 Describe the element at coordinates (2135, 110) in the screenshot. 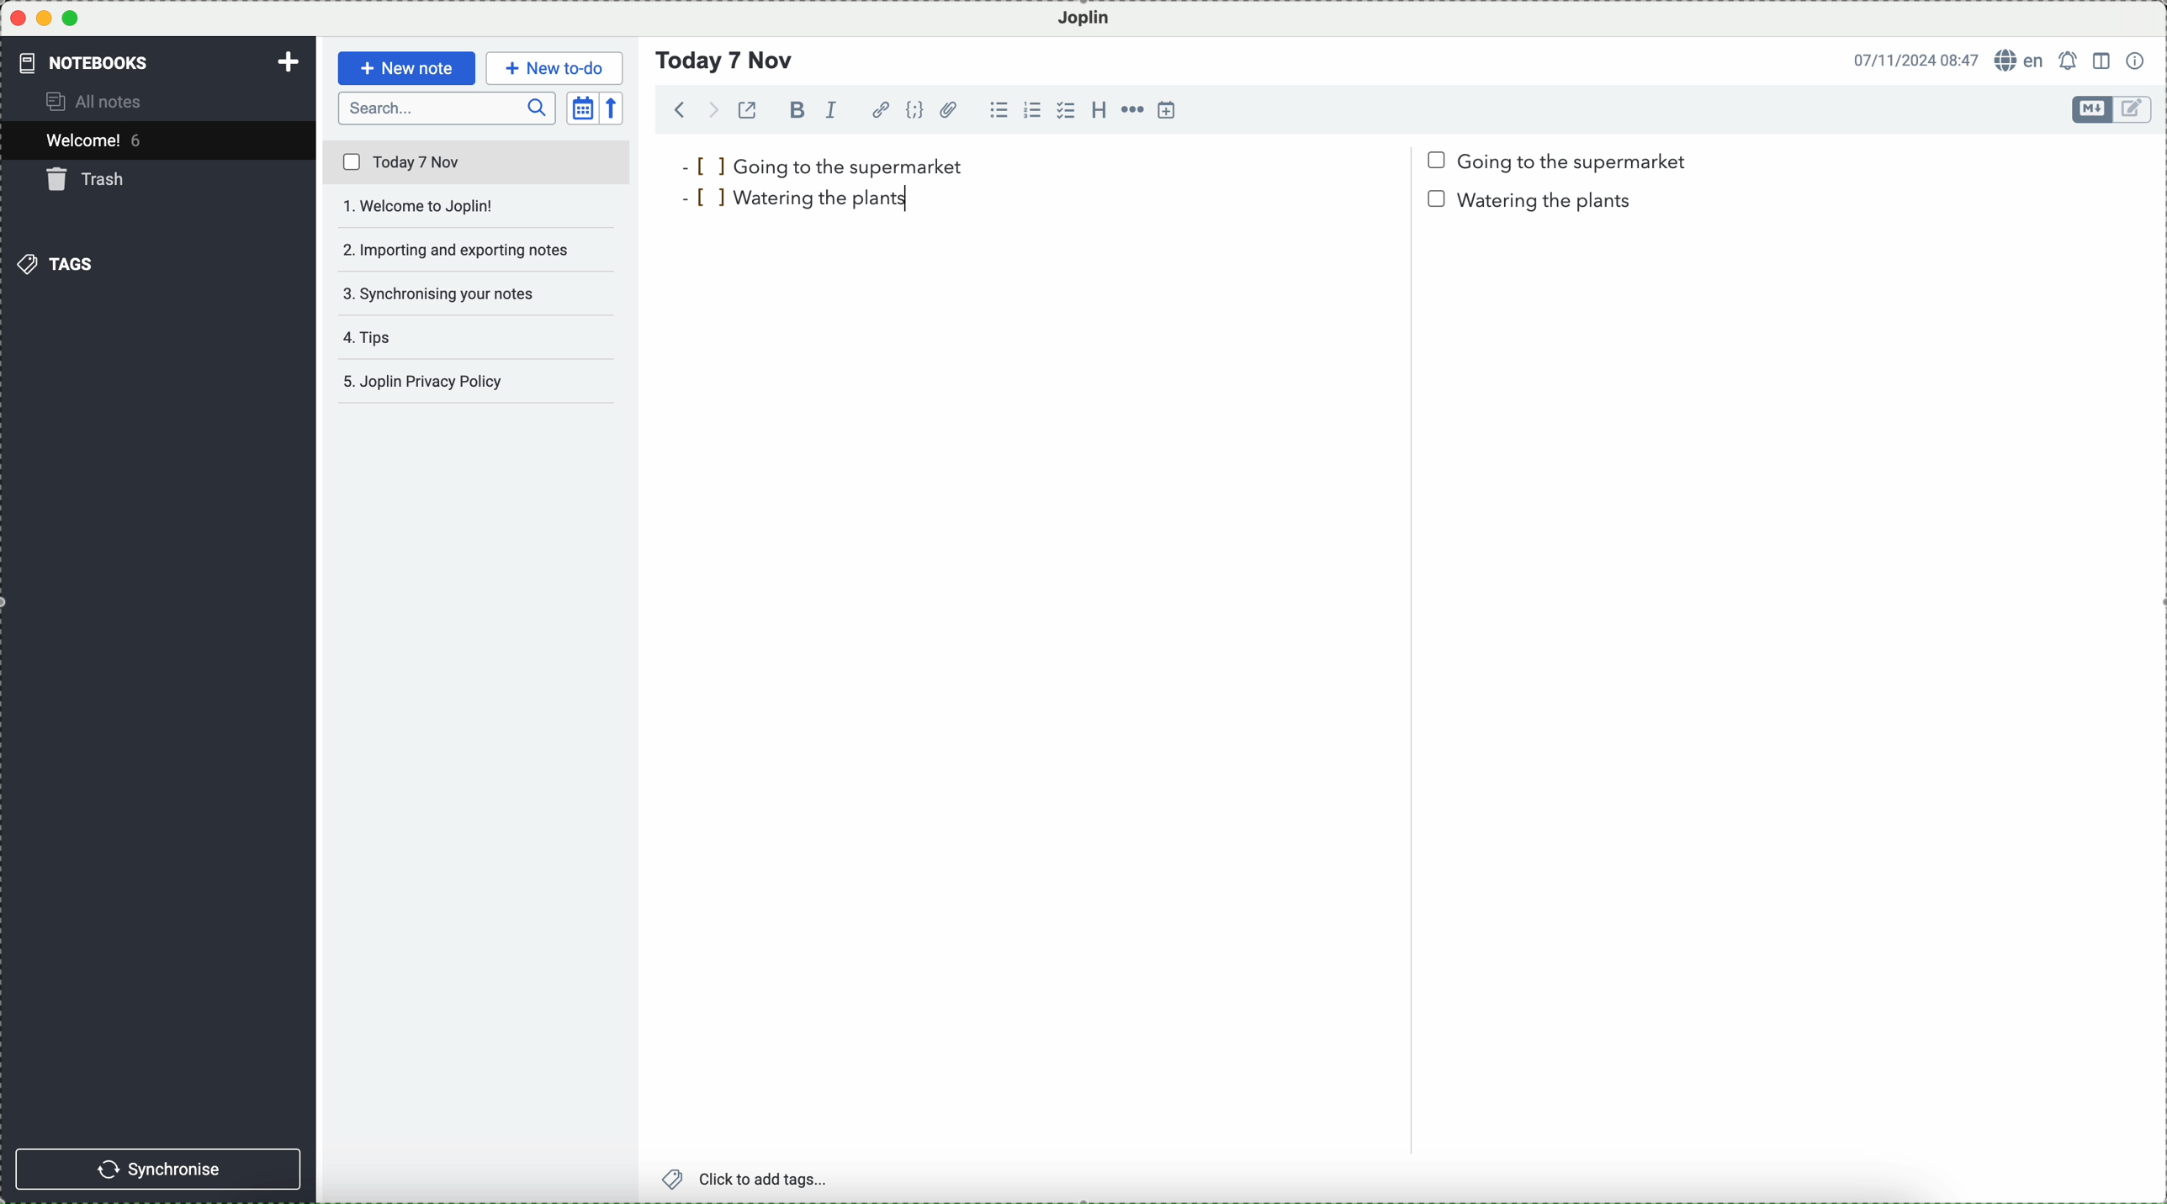

I see `toggle editors` at that location.